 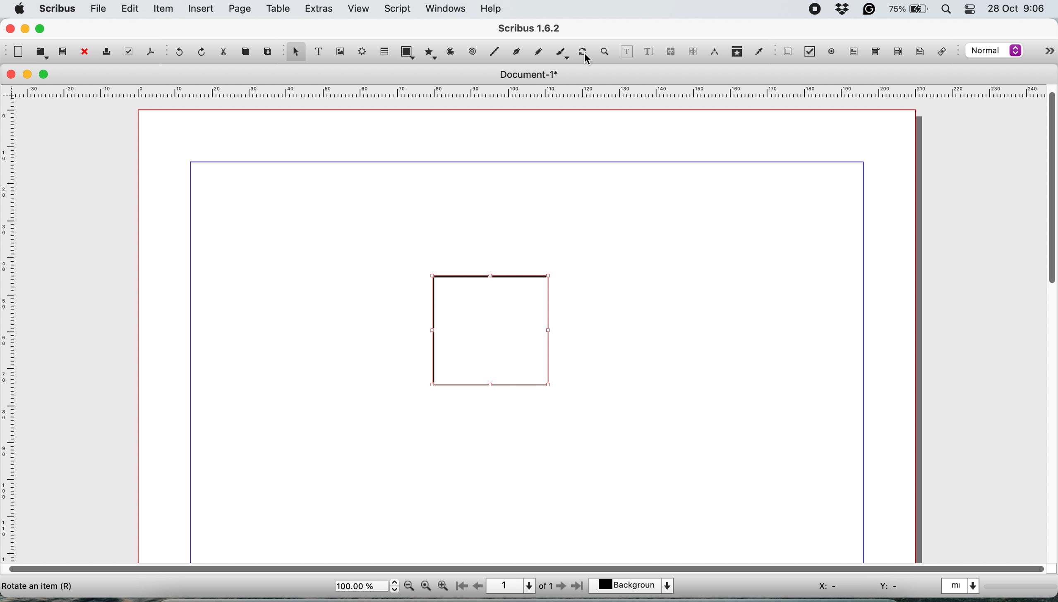 What do you see at coordinates (736, 52) in the screenshot?
I see `copy item properties` at bounding box center [736, 52].